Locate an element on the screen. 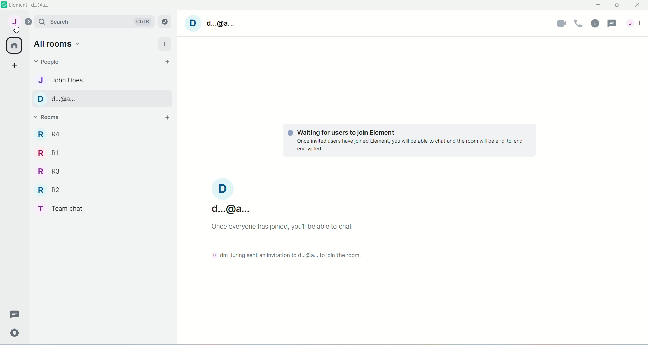 The width and height of the screenshot is (648, 345). Add room is located at coordinates (167, 117).